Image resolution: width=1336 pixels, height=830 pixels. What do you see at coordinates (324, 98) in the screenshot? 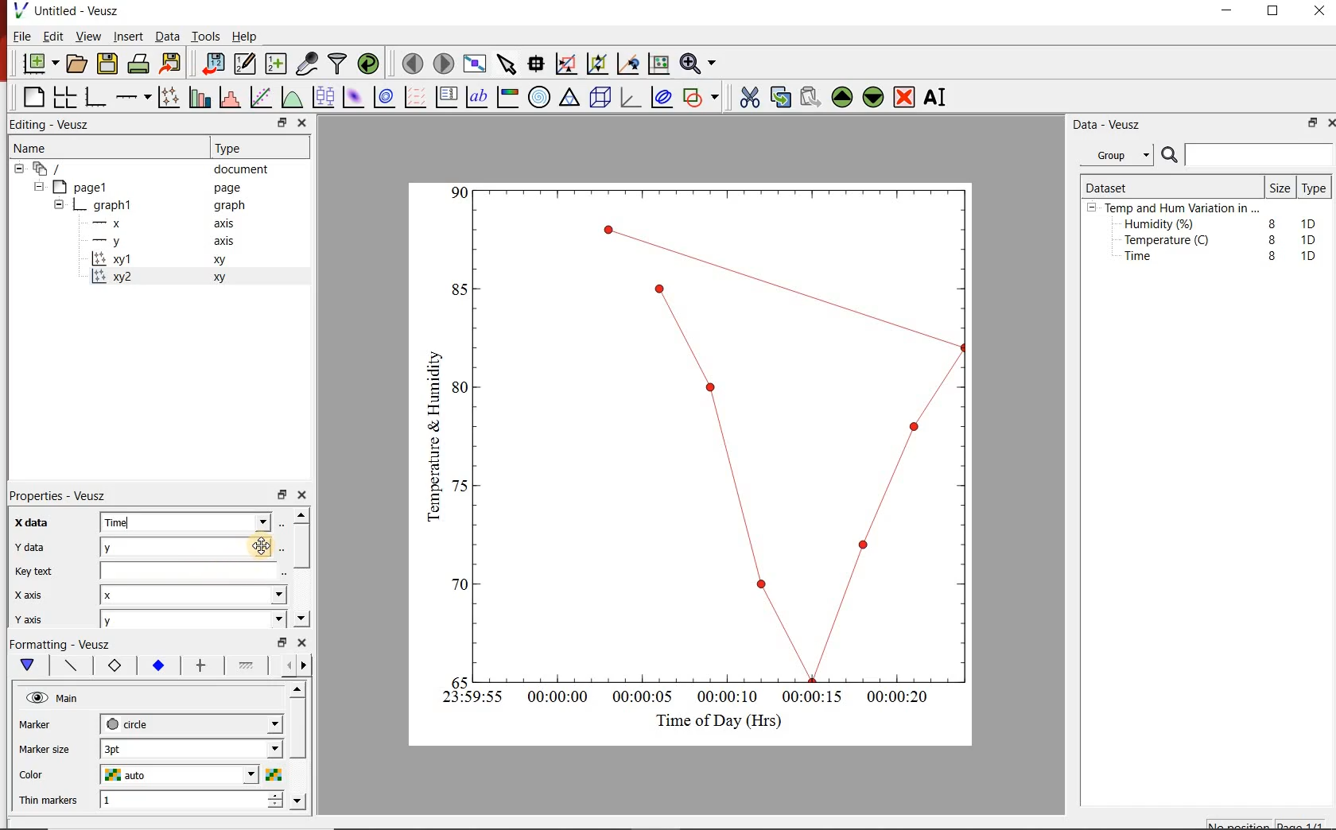
I see `plot box plots` at bounding box center [324, 98].